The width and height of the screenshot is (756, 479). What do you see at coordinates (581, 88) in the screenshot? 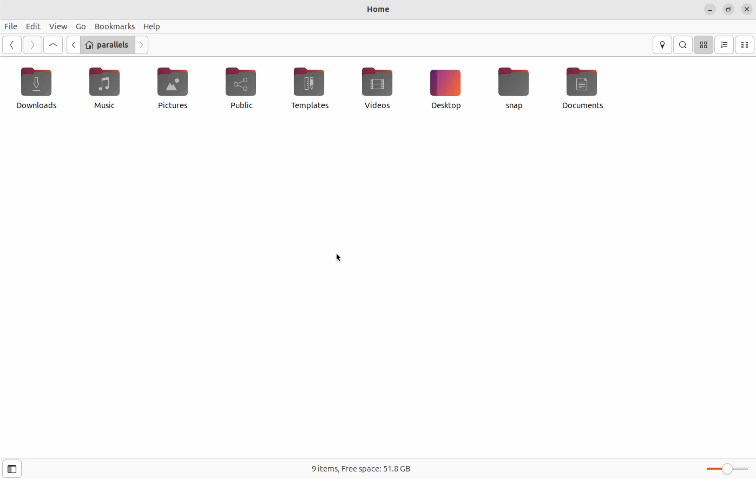
I see `Documents` at bounding box center [581, 88].